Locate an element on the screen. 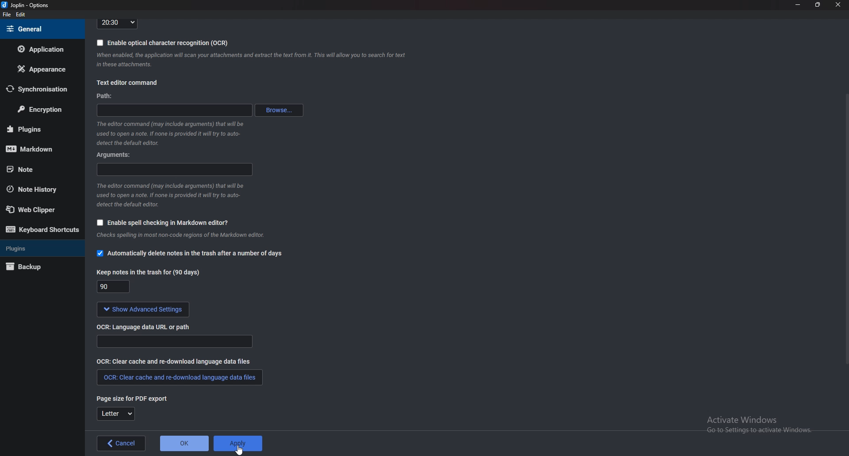 This screenshot has width=849, height=456. close is located at coordinates (837, 4).